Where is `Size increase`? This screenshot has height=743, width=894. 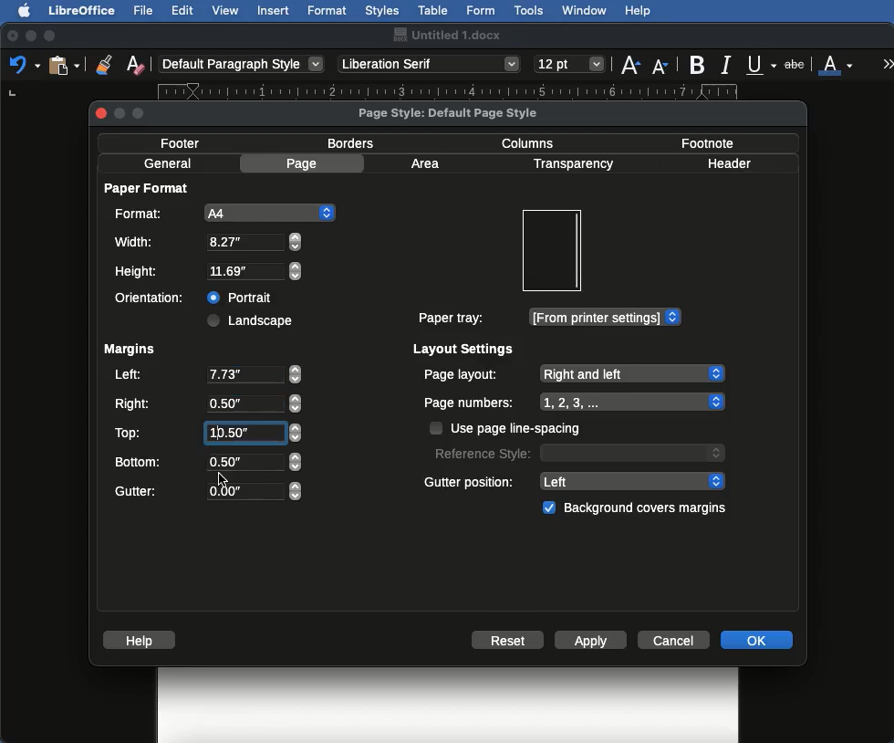 Size increase is located at coordinates (629, 63).